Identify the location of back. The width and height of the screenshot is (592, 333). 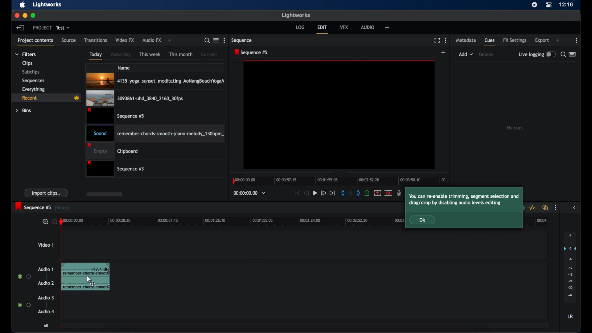
(20, 27).